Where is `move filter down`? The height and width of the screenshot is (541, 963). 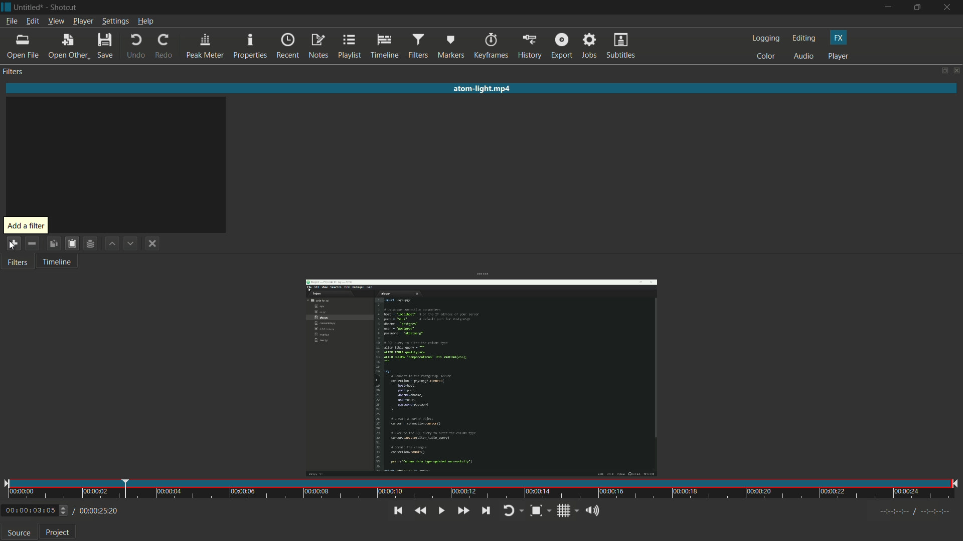 move filter down is located at coordinates (130, 244).